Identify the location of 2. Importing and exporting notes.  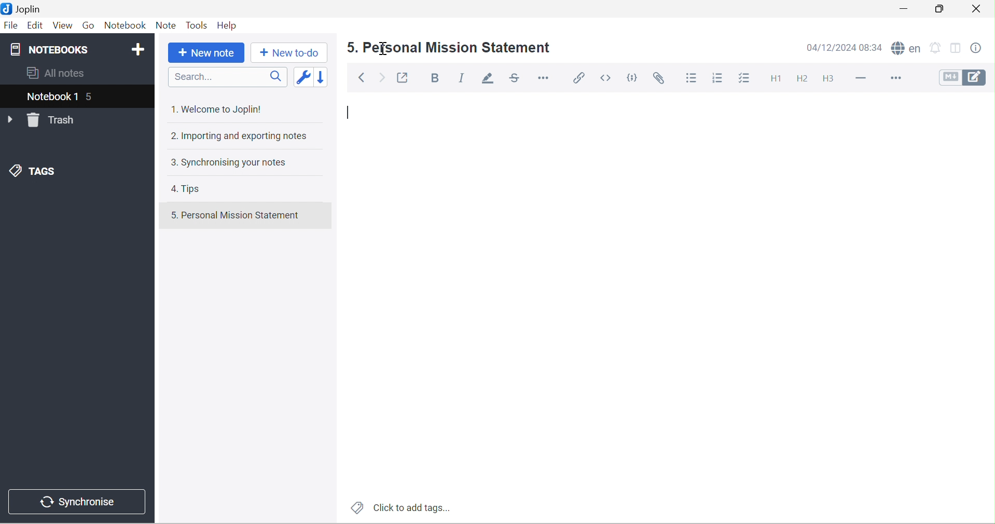
(241, 137).